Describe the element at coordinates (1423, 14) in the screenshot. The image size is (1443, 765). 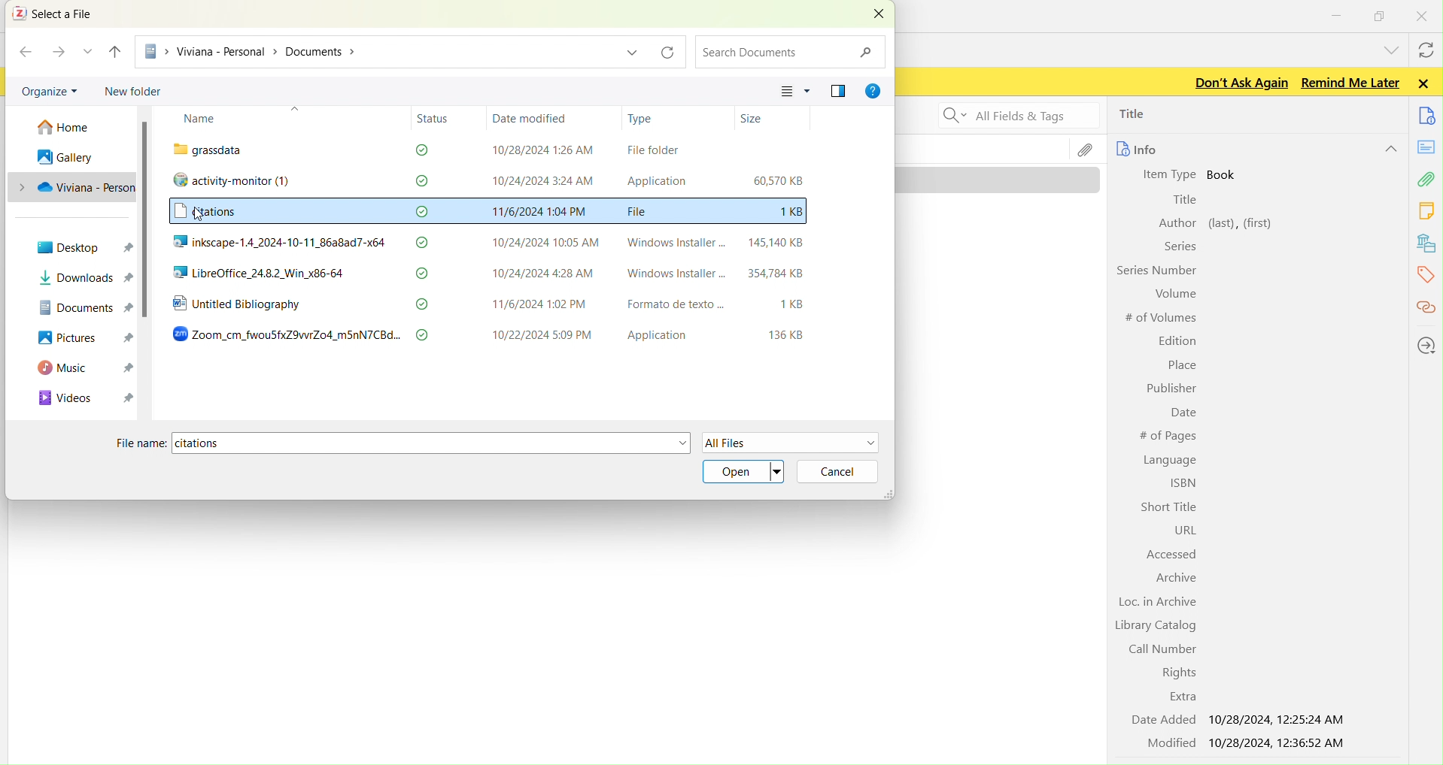
I see `close` at that location.